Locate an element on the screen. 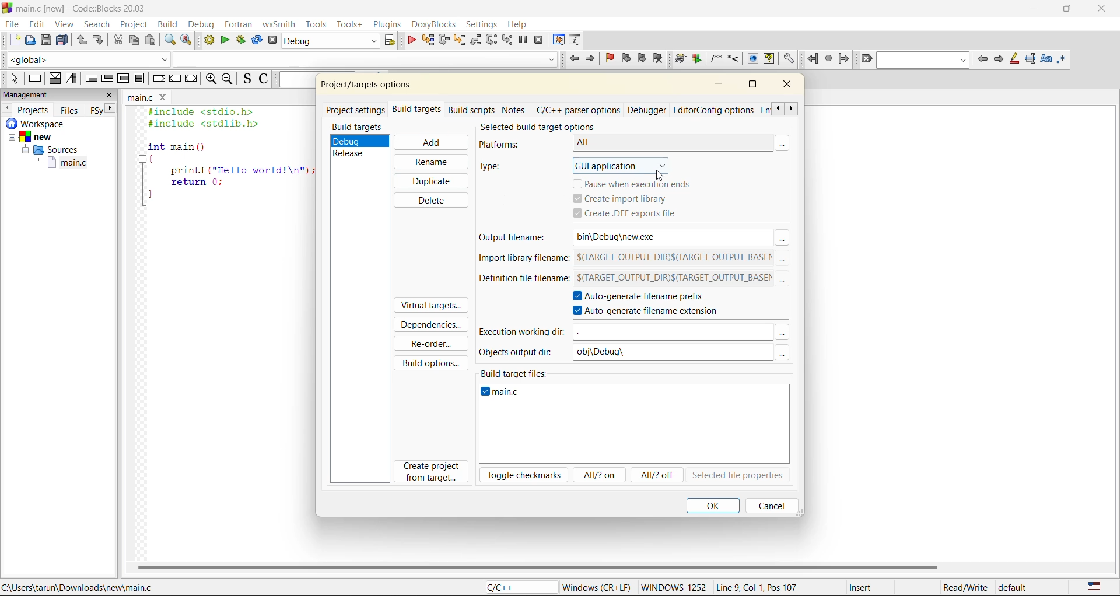  tools+ is located at coordinates (349, 24).